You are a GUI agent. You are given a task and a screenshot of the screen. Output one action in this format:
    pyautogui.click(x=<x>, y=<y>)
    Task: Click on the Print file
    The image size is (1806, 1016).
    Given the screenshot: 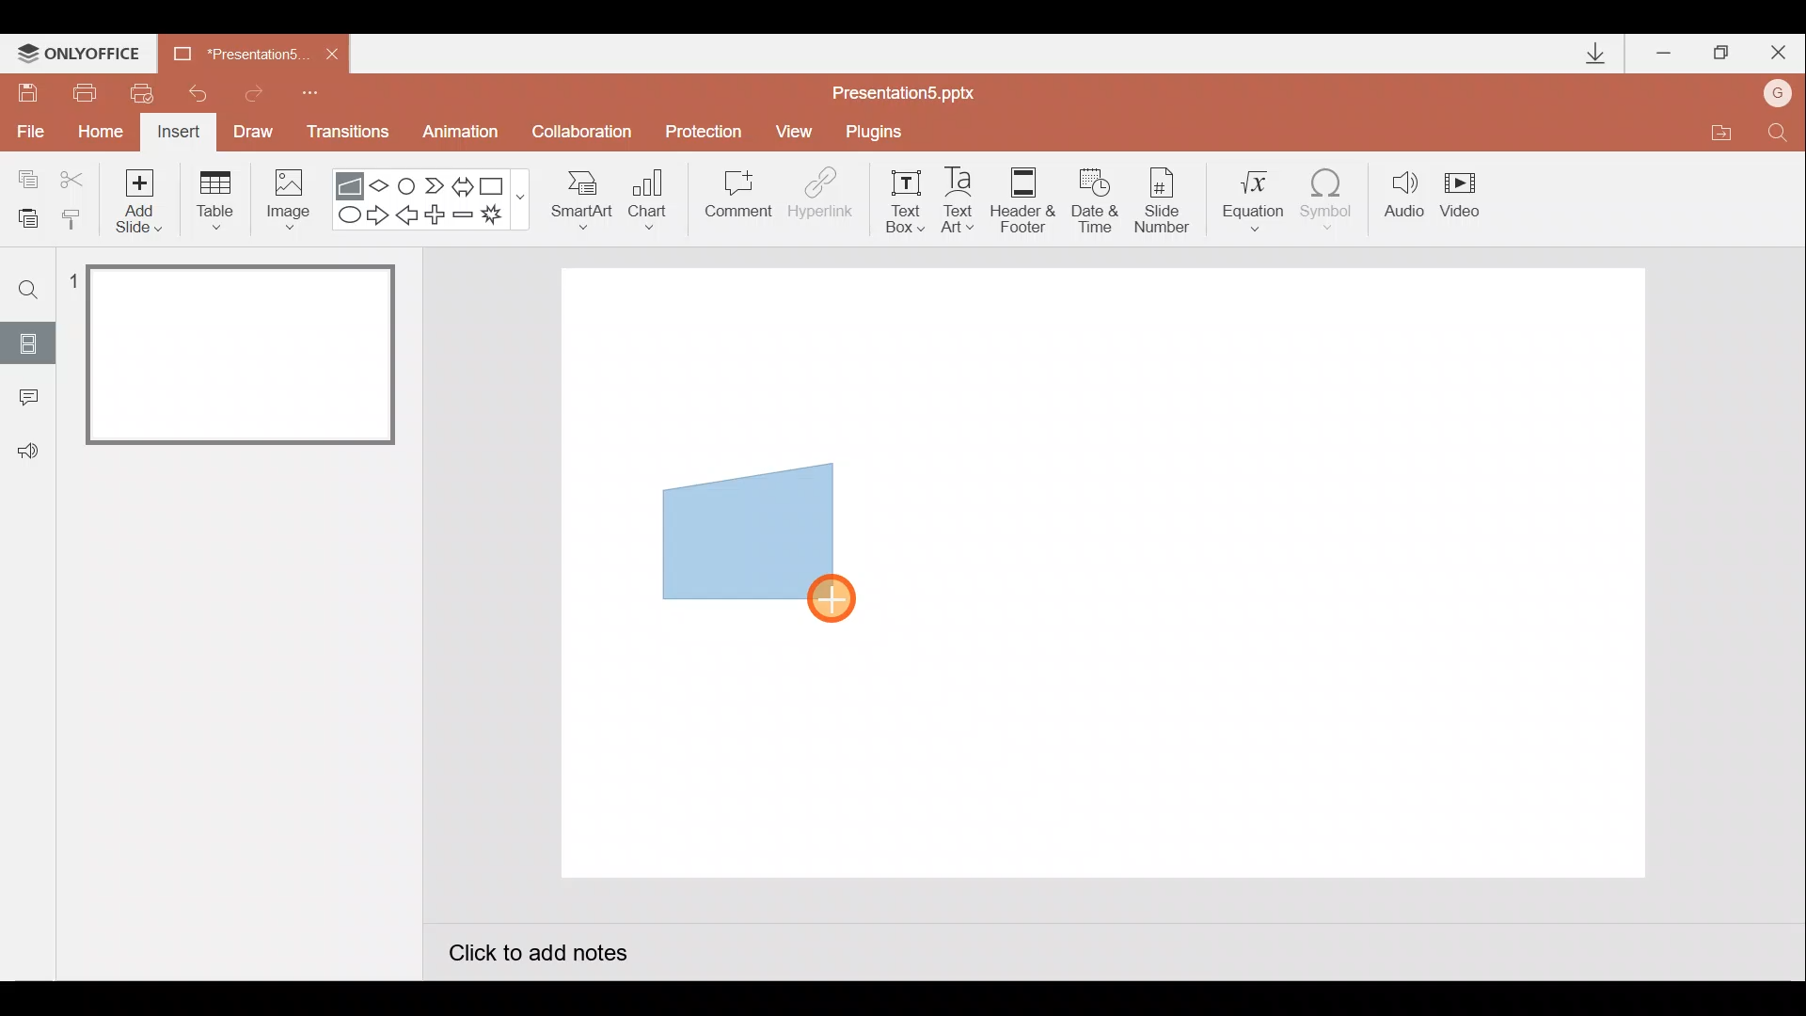 What is the action you would take?
    pyautogui.click(x=81, y=91)
    